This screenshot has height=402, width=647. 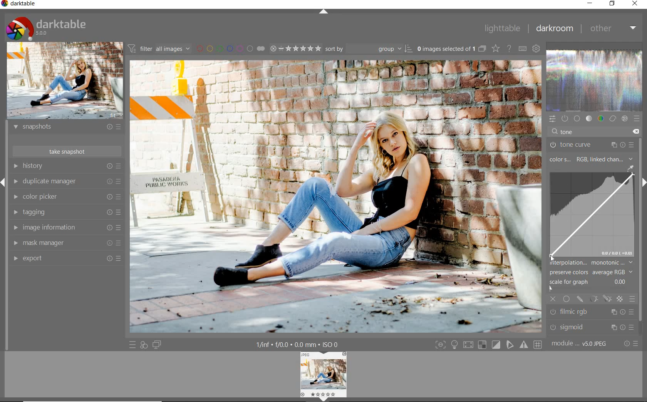 What do you see at coordinates (553, 260) in the screenshot?
I see `cursor position at black point` at bounding box center [553, 260].